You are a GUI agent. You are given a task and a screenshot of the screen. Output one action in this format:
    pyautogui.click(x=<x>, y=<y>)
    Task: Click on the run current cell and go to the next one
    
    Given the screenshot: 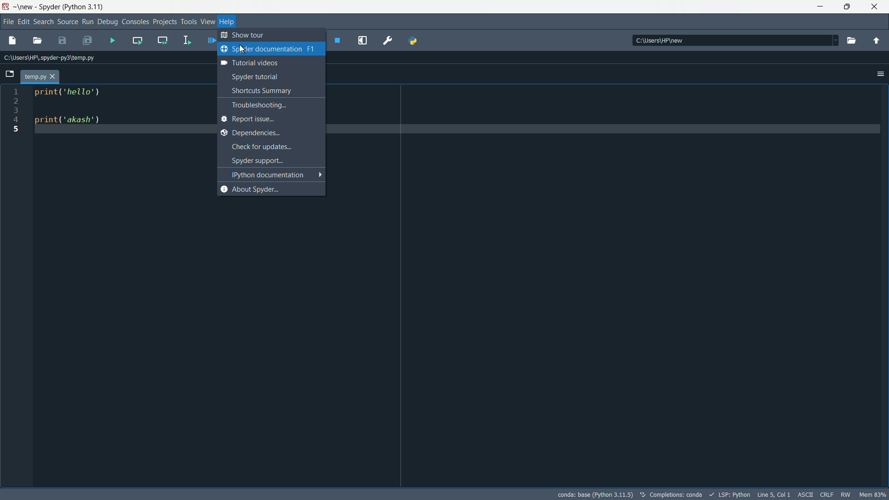 What is the action you would take?
    pyautogui.click(x=163, y=40)
    